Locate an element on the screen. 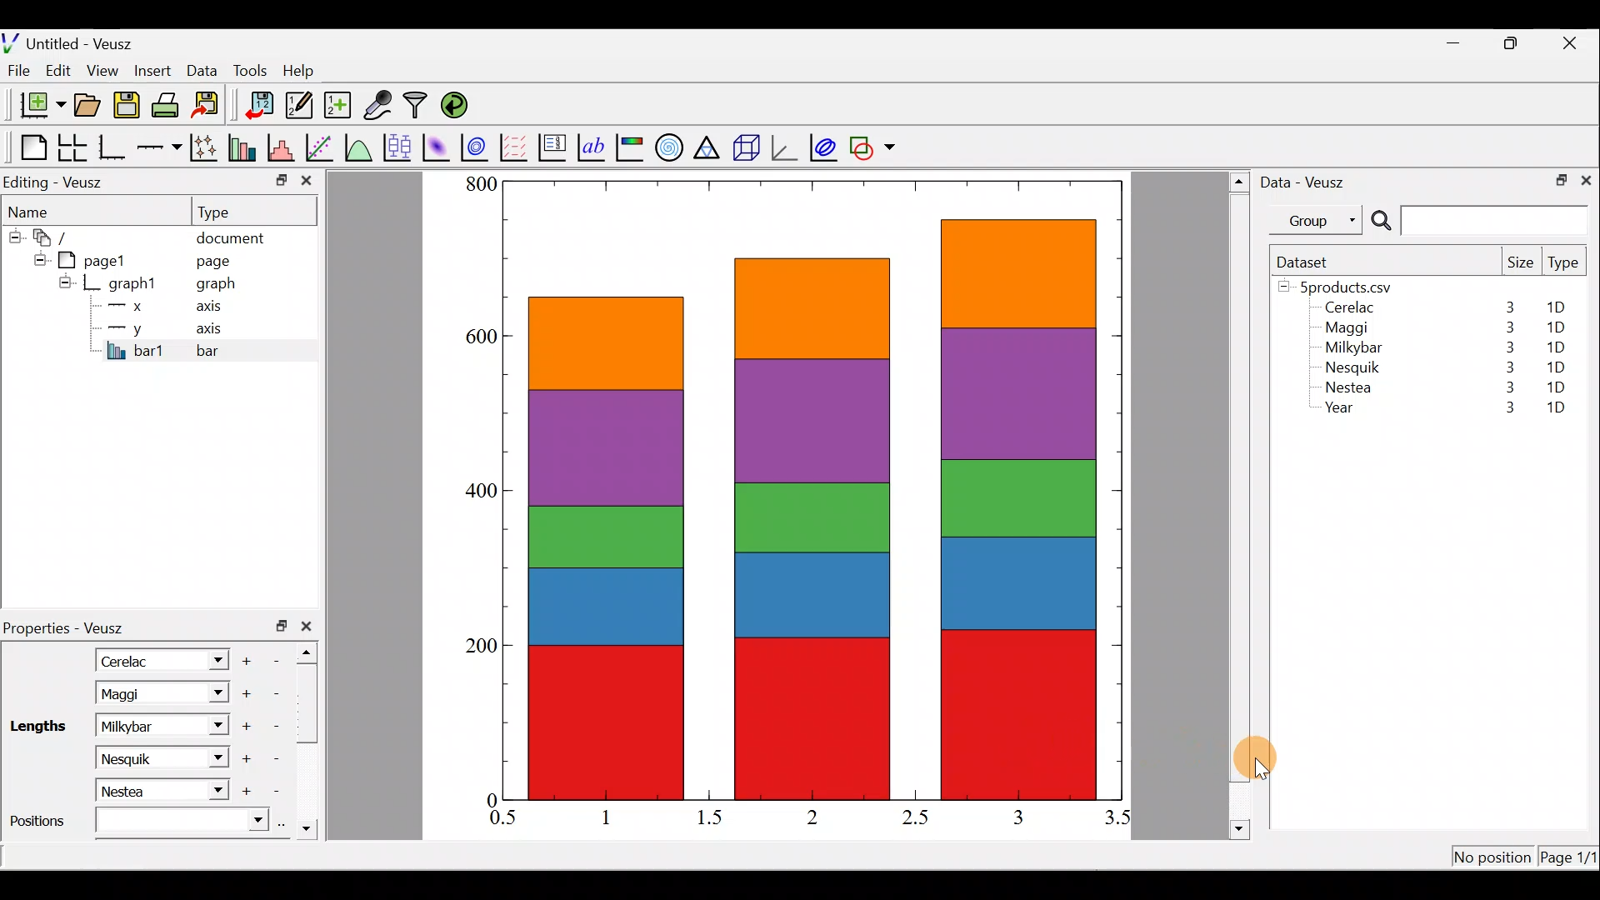 The image size is (1600, 900). 2 is located at coordinates (809, 816).